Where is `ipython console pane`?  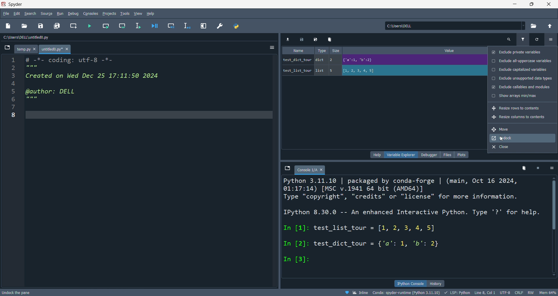 ipython console pane is located at coordinates (414, 227).